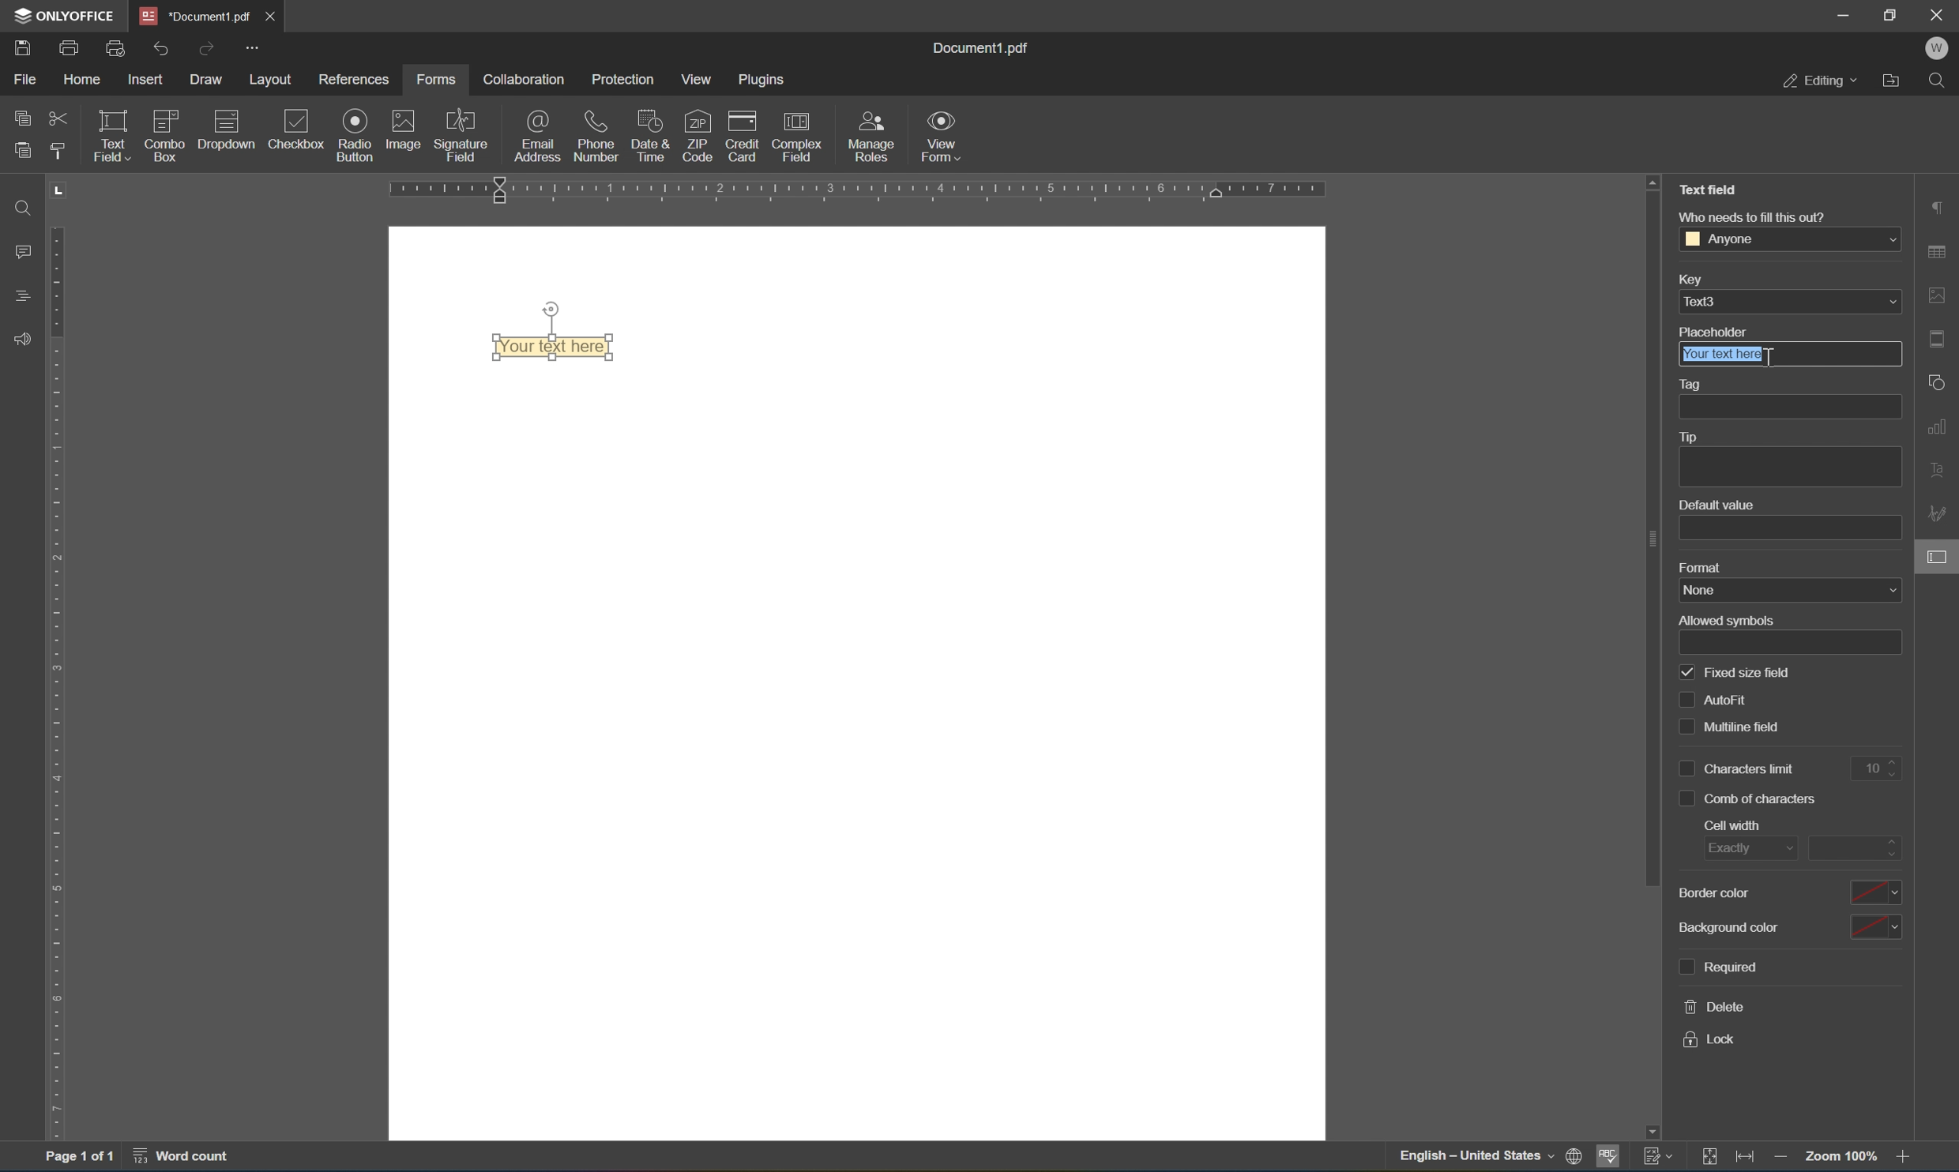  Describe the element at coordinates (26, 250) in the screenshot. I see `comments` at that location.